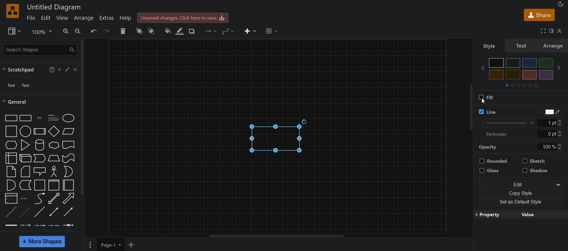 This screenshot has width=568, height=251. I want to click on zoom, so click(43, 31).